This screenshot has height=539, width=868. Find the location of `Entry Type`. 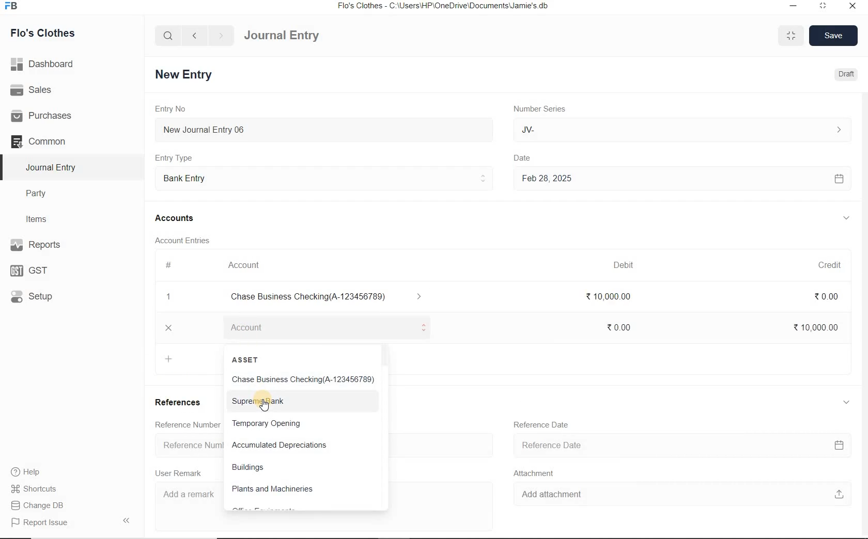

Entry Type is located at coordinates (177, 157).